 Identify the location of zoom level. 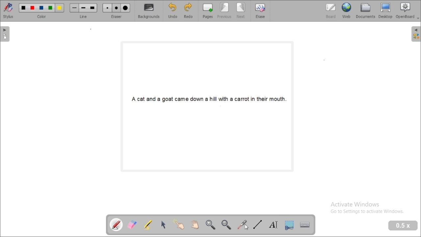
(403, 226).